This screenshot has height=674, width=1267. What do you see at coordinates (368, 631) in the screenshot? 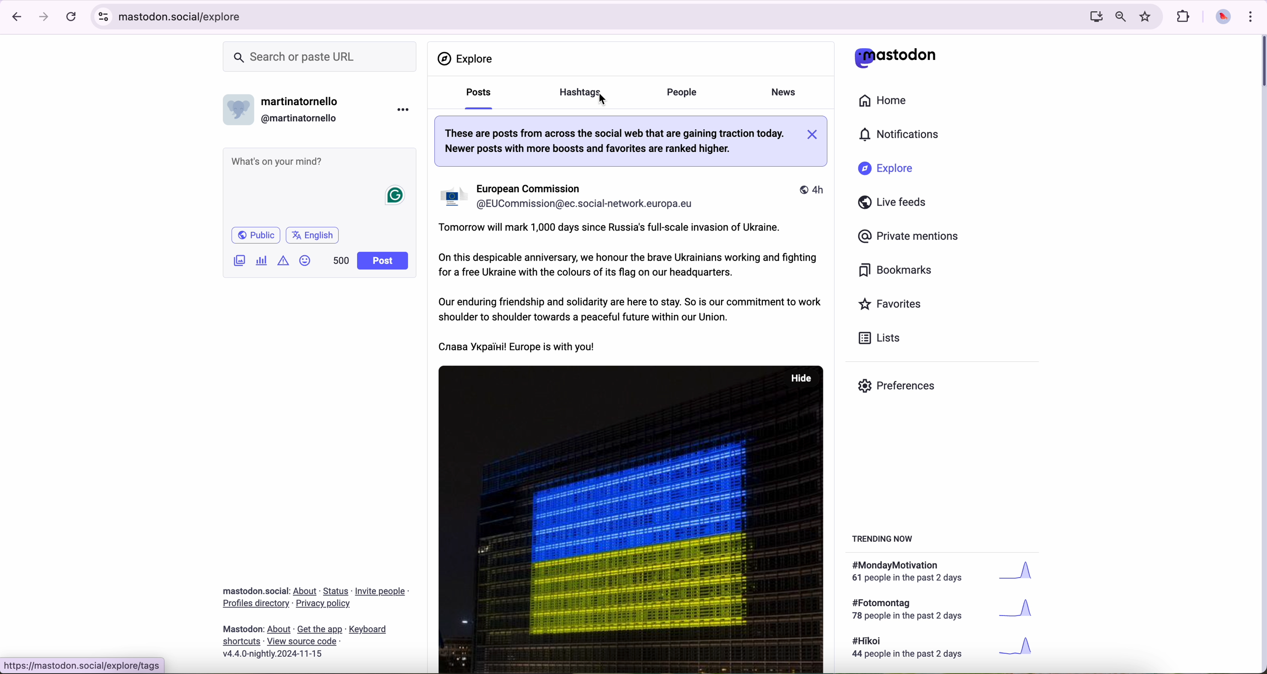
I see `link` at bounding box center [368, 631].